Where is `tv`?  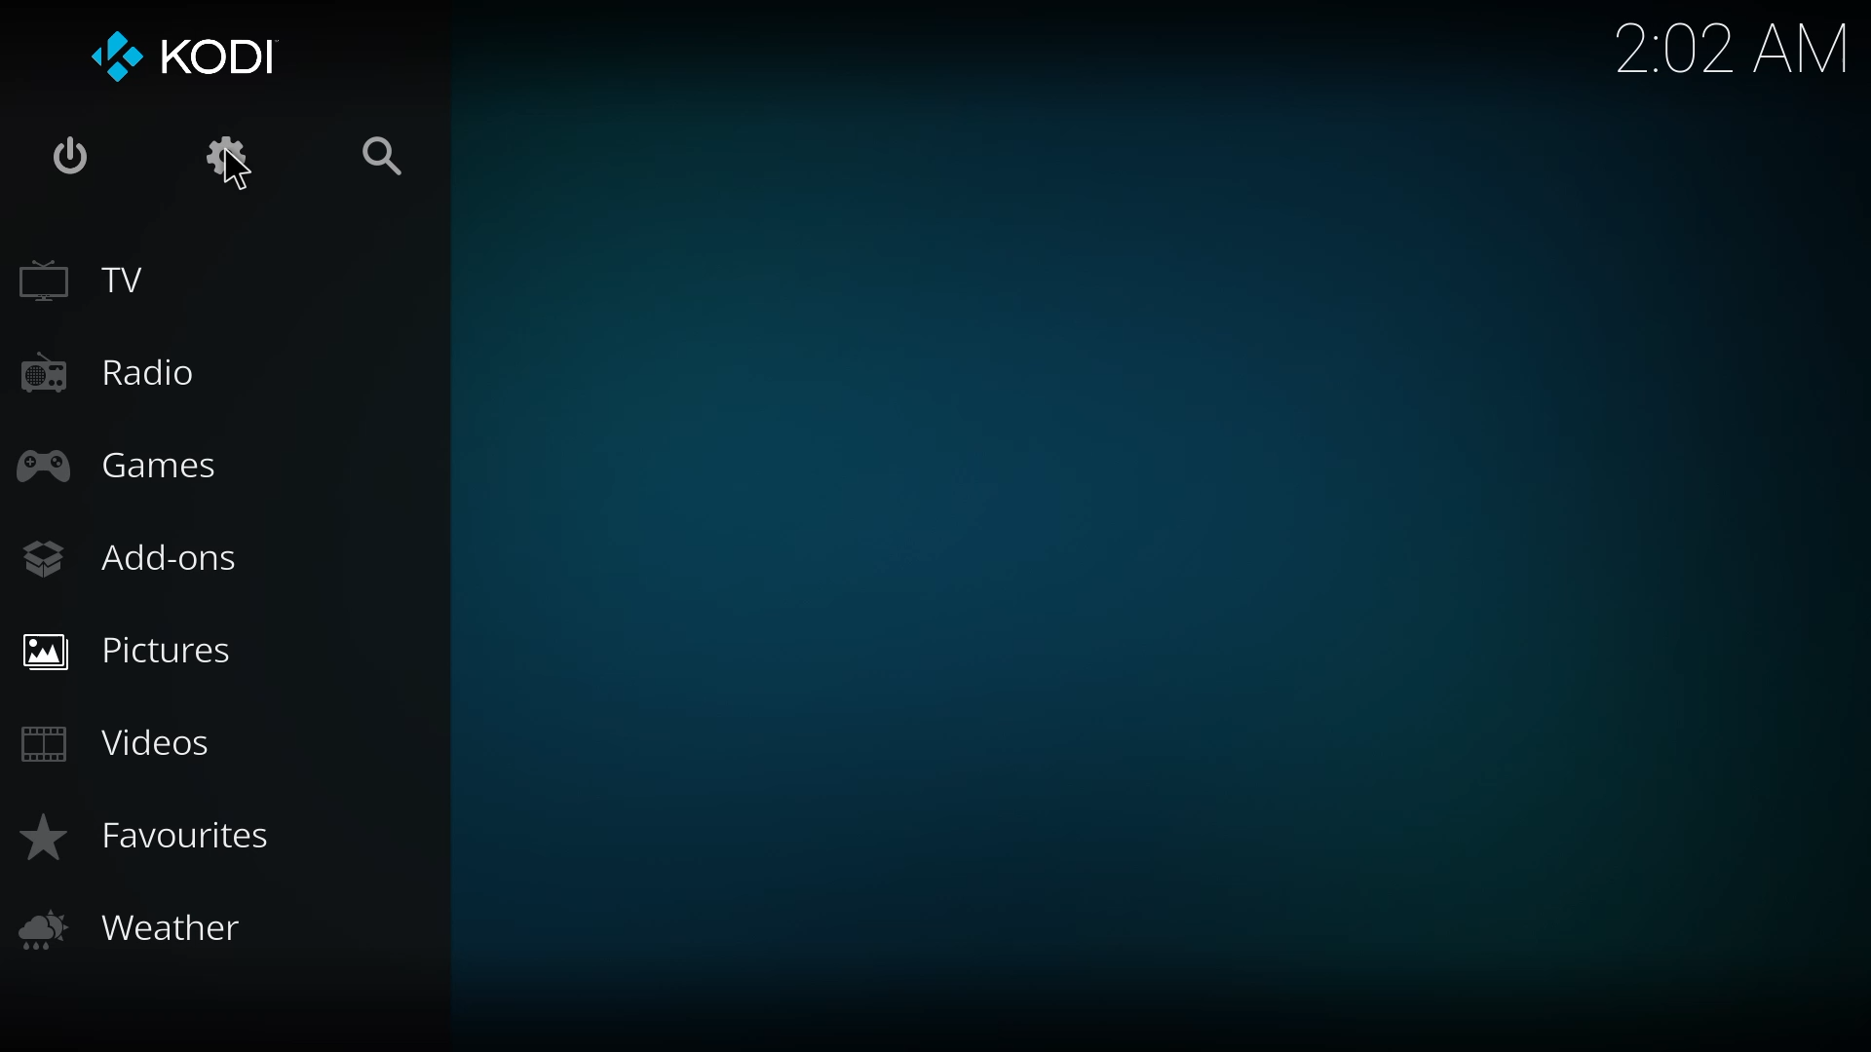 tv is located at coordinates (94, 281).